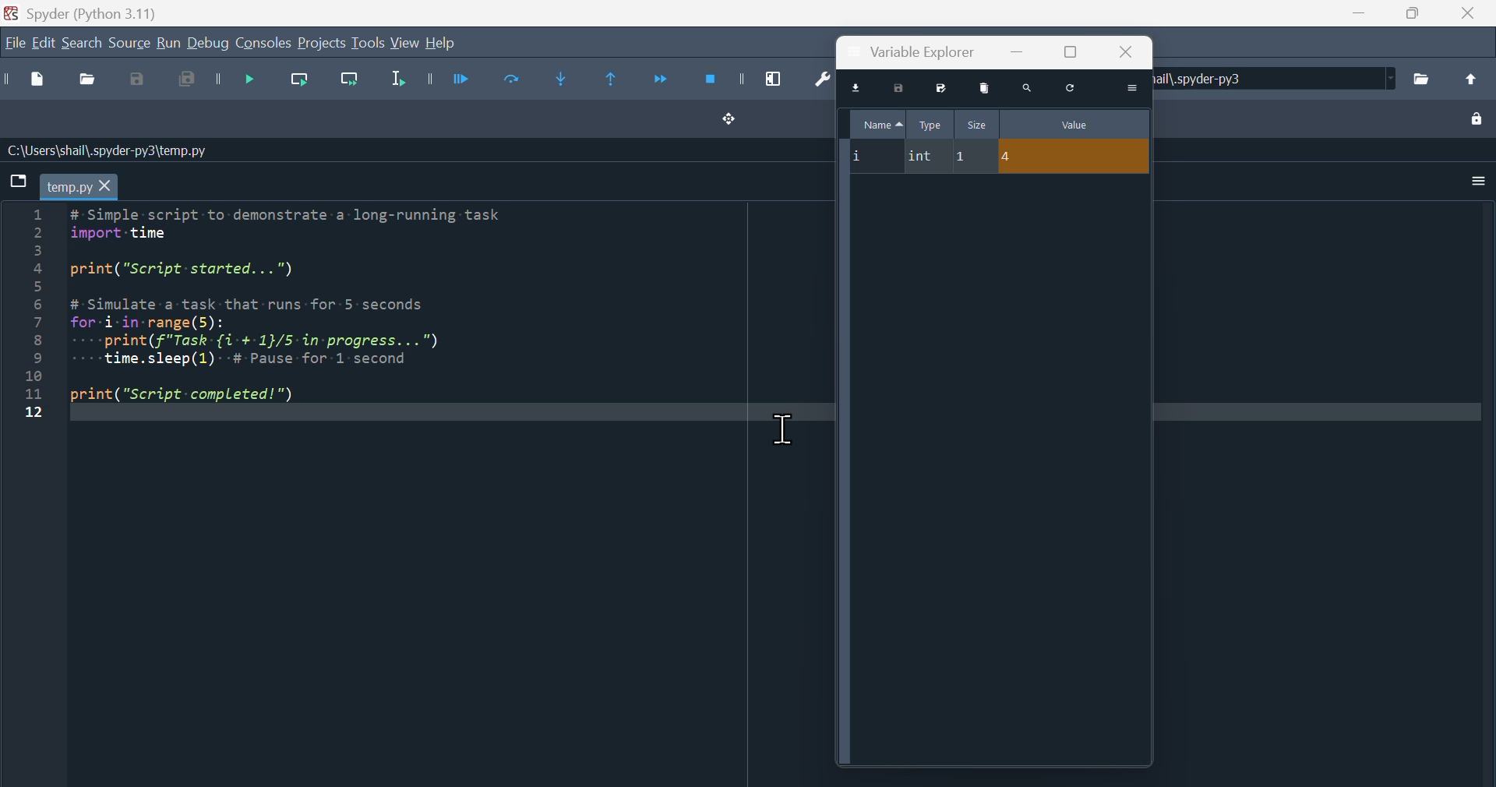 This screenshot has height=787, width=1496. What do you see at coordinates (168, 44) in the screenshot?
I see `run` at bounding box center [168, 44].